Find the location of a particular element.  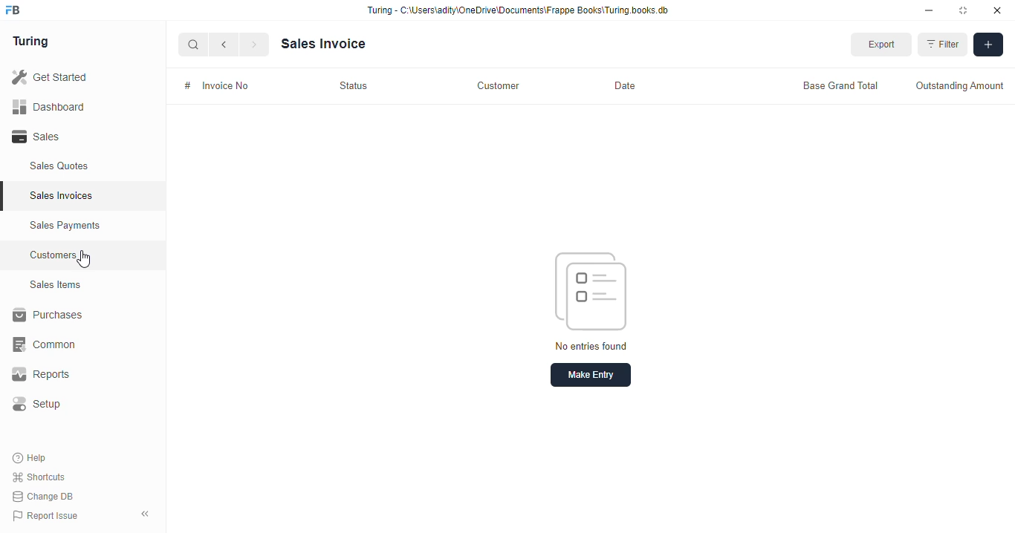

Sales Invoice is located at coordinates (328, 43).